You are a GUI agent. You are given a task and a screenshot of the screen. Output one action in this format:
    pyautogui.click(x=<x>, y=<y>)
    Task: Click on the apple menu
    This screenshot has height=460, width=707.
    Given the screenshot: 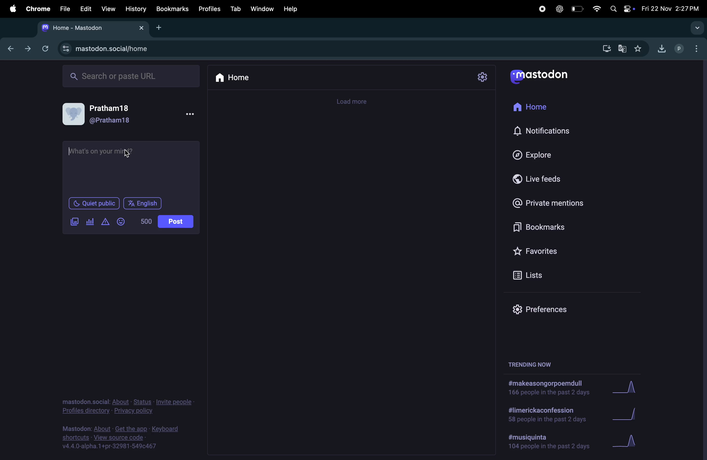 What is the action you would take?
    pyautogui.click(x=10, y=8)
    